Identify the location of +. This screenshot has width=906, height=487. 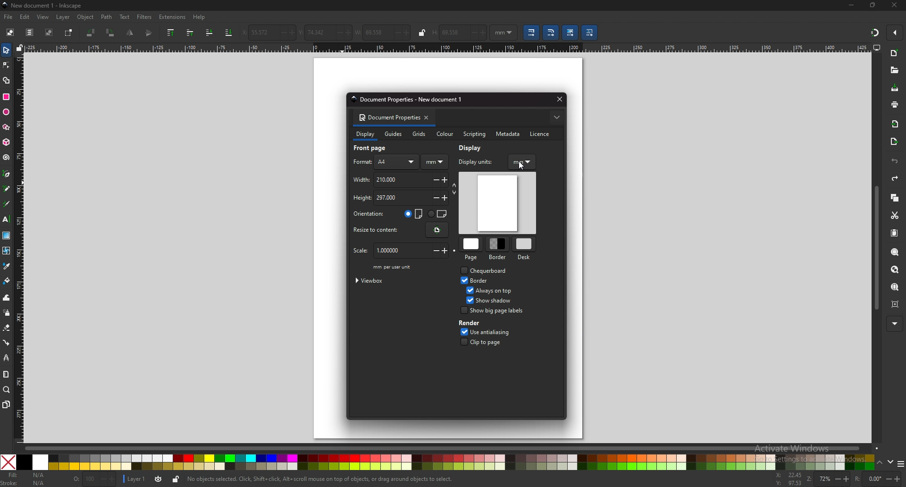
(846, 479).